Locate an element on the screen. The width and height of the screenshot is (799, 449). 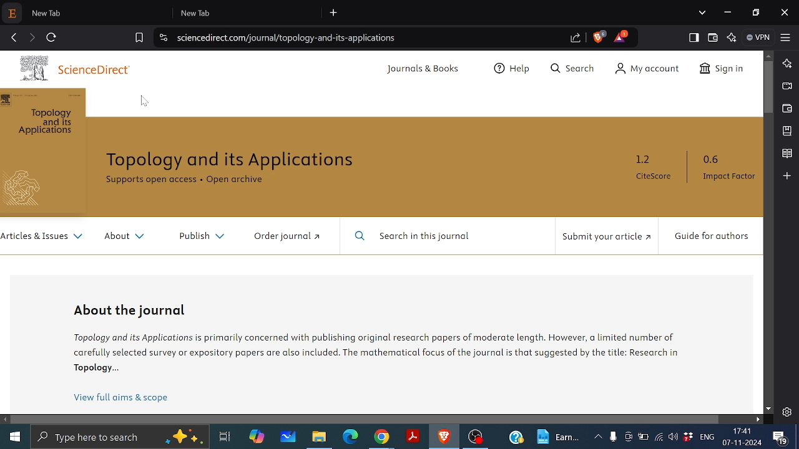
Brave browser is located at coordinates (444, 437).